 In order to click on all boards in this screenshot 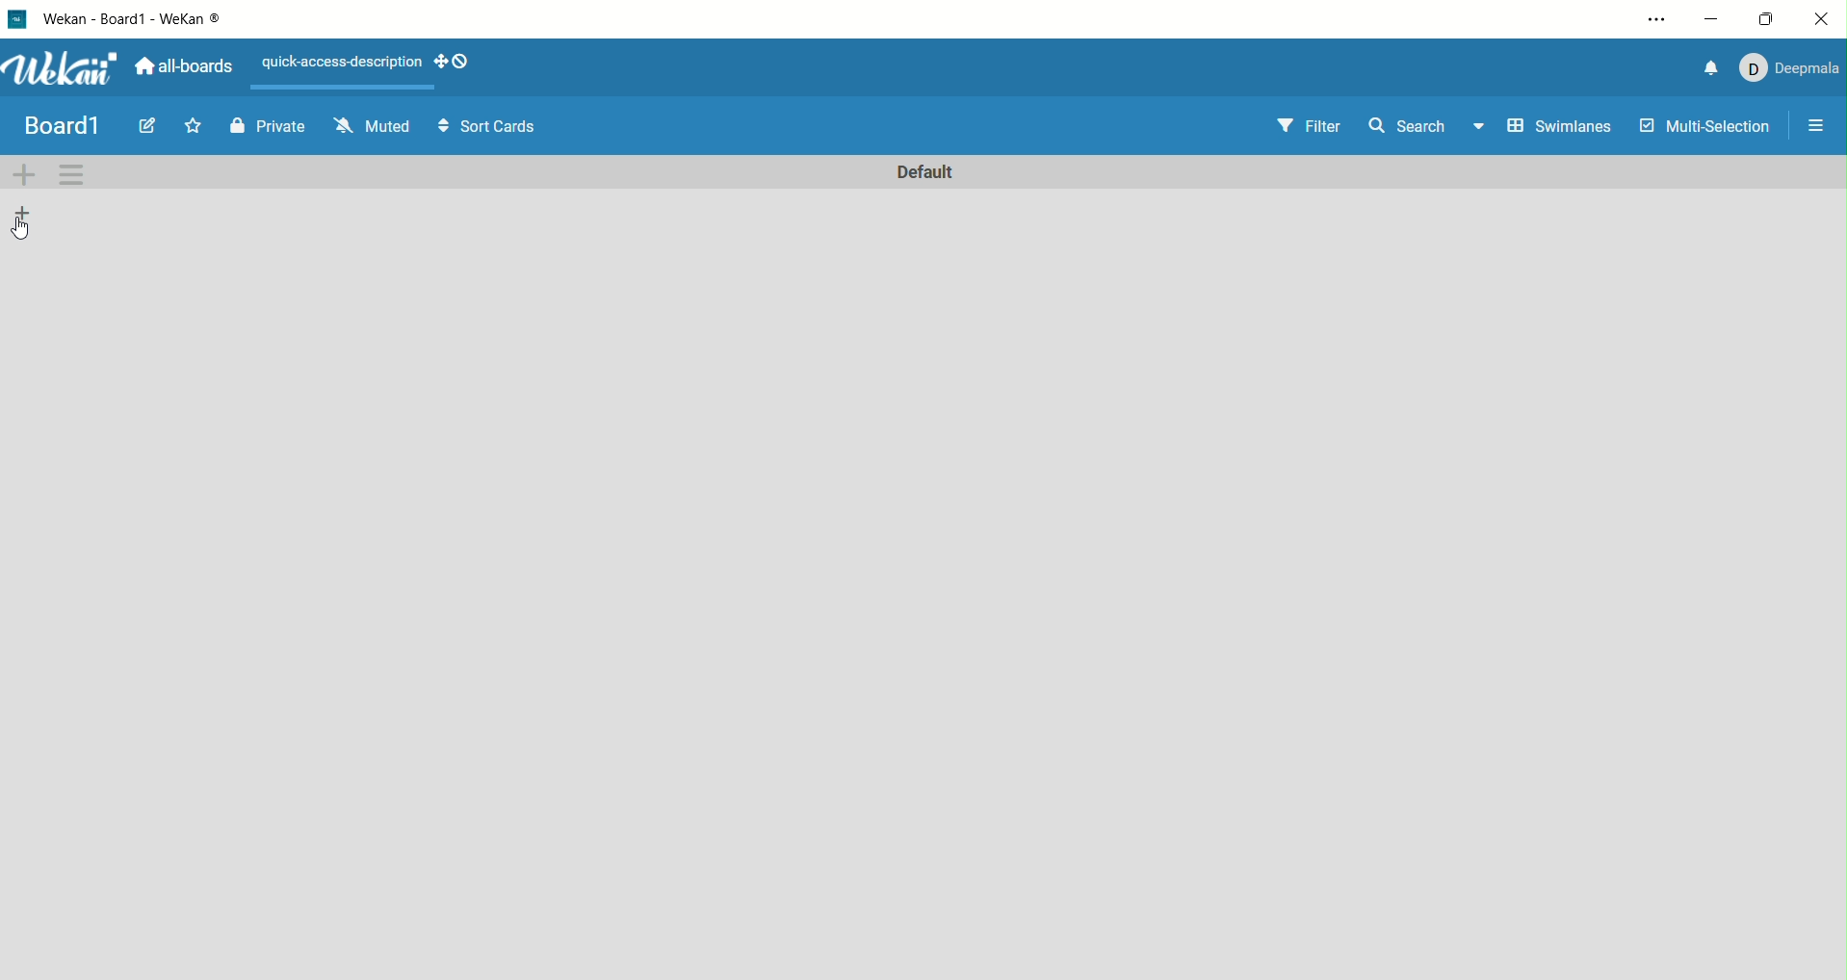, I will do `click(185, 66)`.